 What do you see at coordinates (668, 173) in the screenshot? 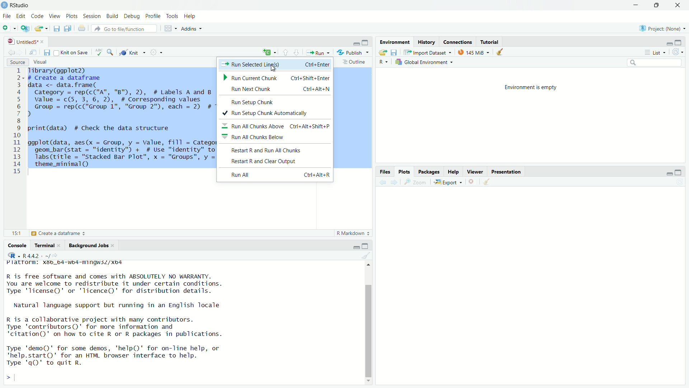
I see `Minimize` at bounding box center [668, 173].